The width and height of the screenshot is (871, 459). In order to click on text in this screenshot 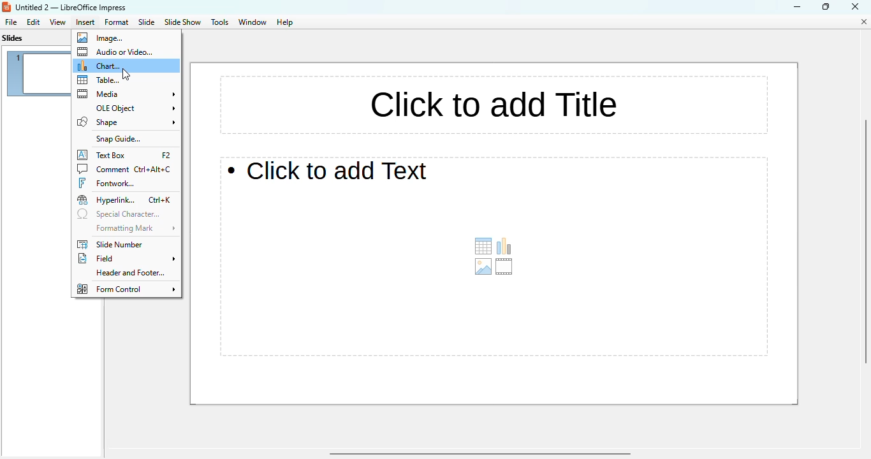, I will do `click(329, 170)`.